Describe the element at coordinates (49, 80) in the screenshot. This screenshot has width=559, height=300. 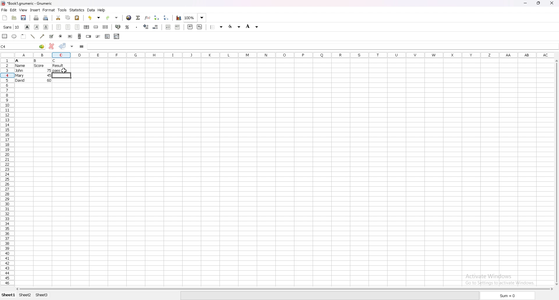
I see `60` at that location.